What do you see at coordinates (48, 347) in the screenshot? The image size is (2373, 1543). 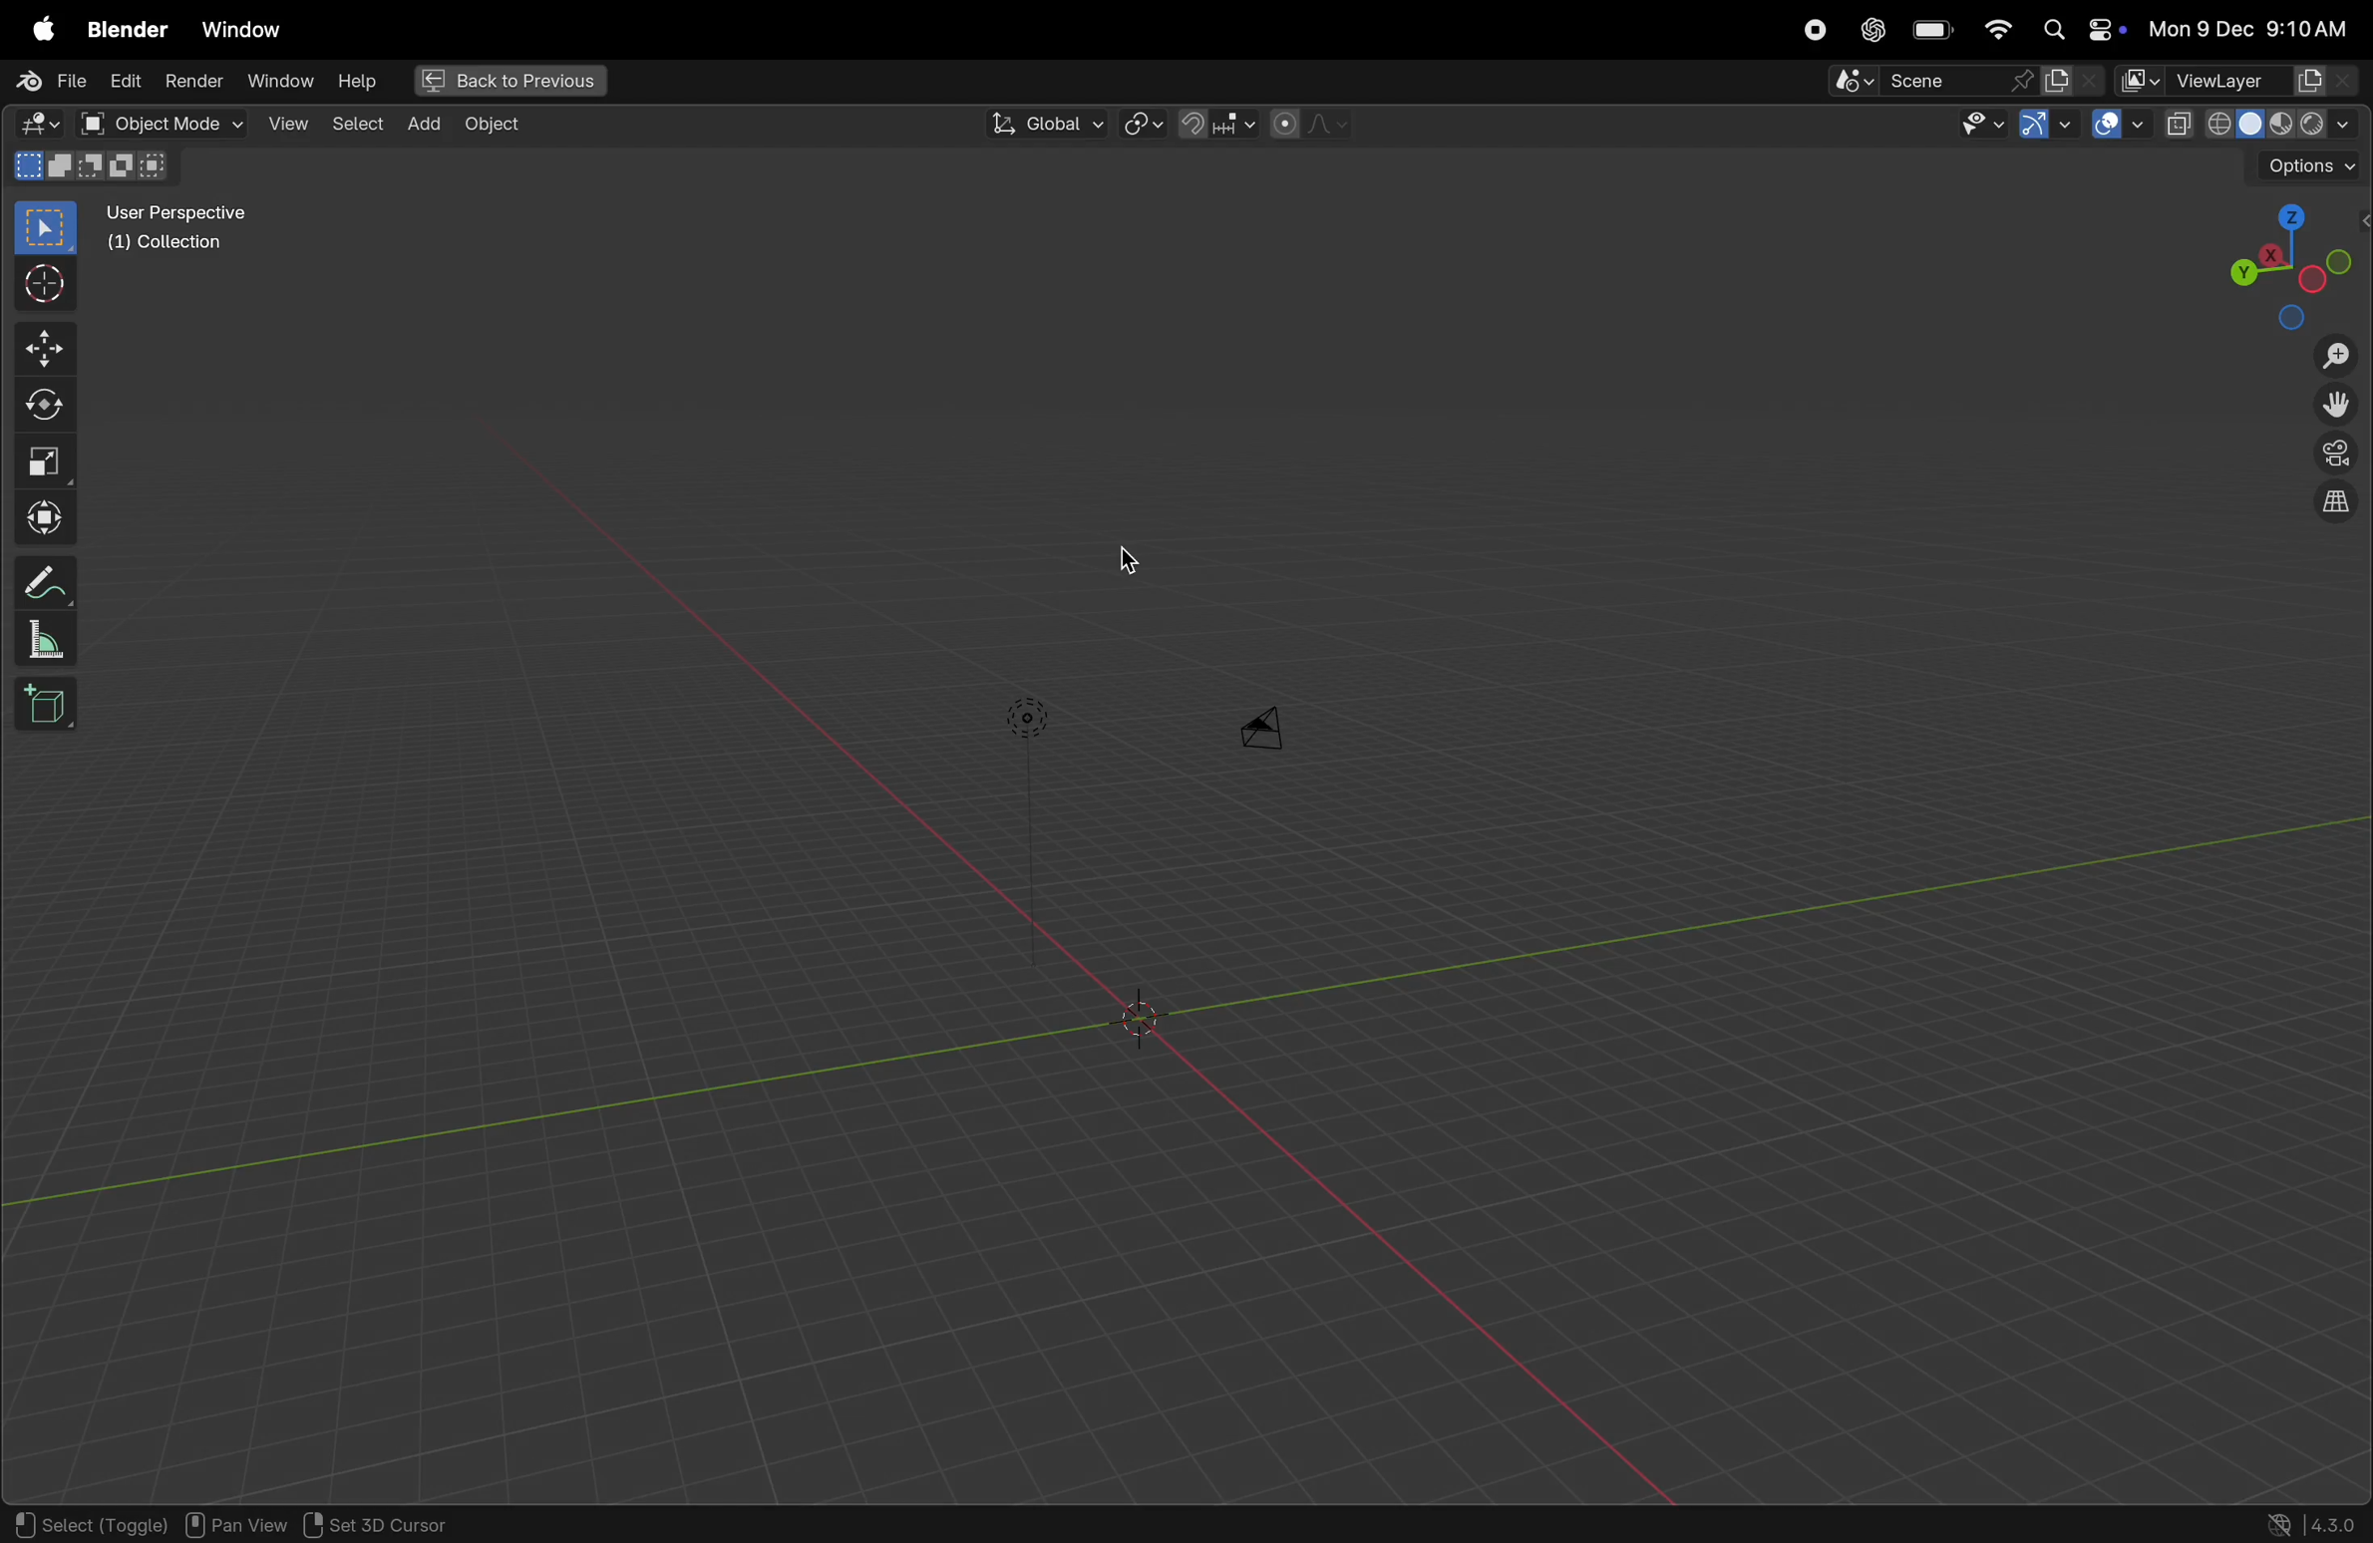 I see `move ` at bounding box center [48, 347].